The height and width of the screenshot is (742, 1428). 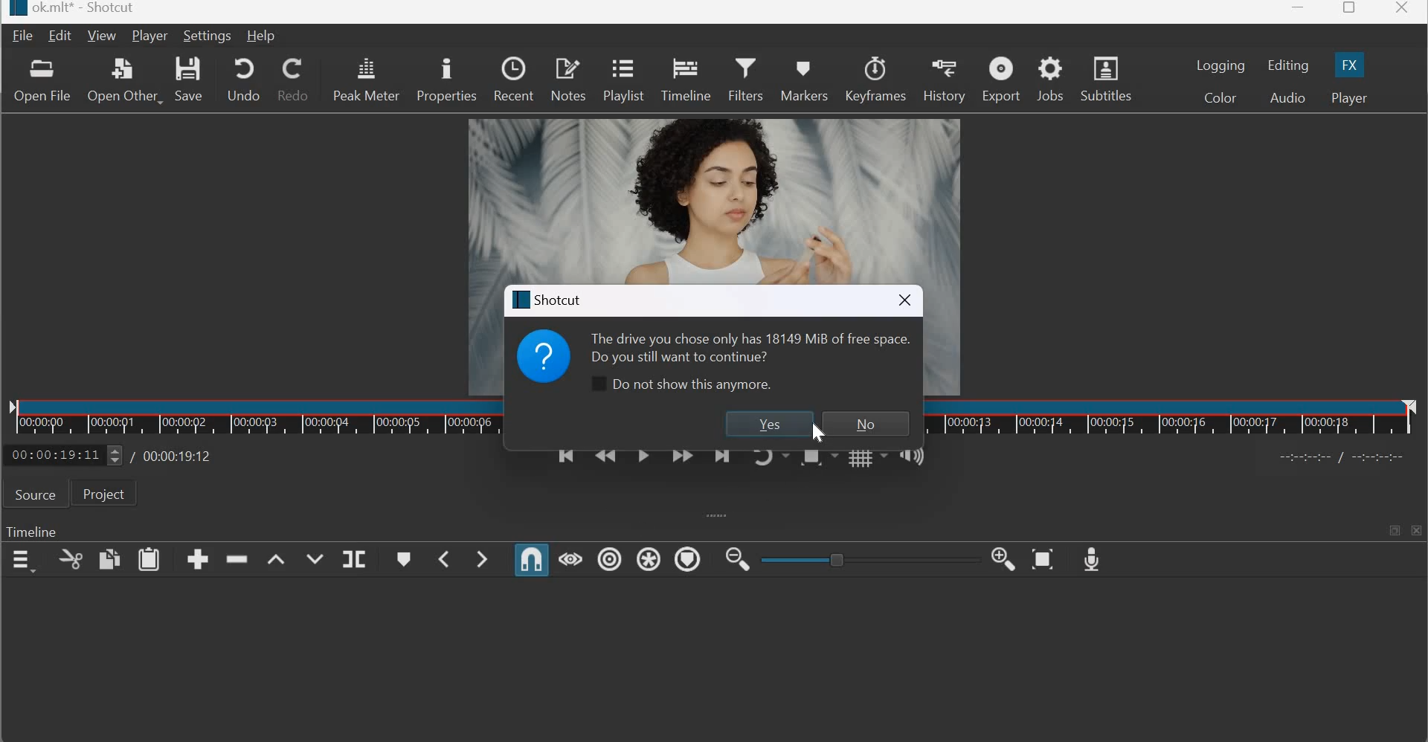 What do you see at coordinates (545, 361) in the screenshot?
I see `?` at bounding box center [545, 361].